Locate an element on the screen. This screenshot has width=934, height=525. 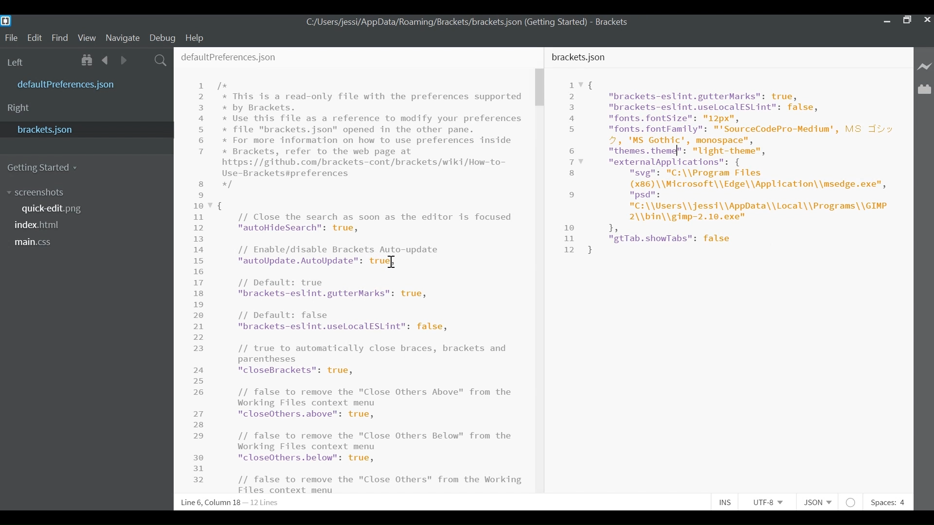
Split the Editor Vertically or Horizontally is located at coordinates (142, 59).